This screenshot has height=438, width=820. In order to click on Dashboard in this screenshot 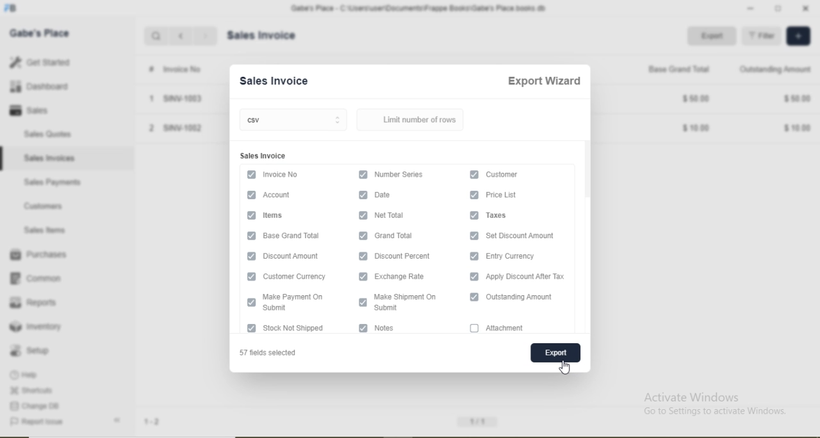, I will do `click(46, 88)`.